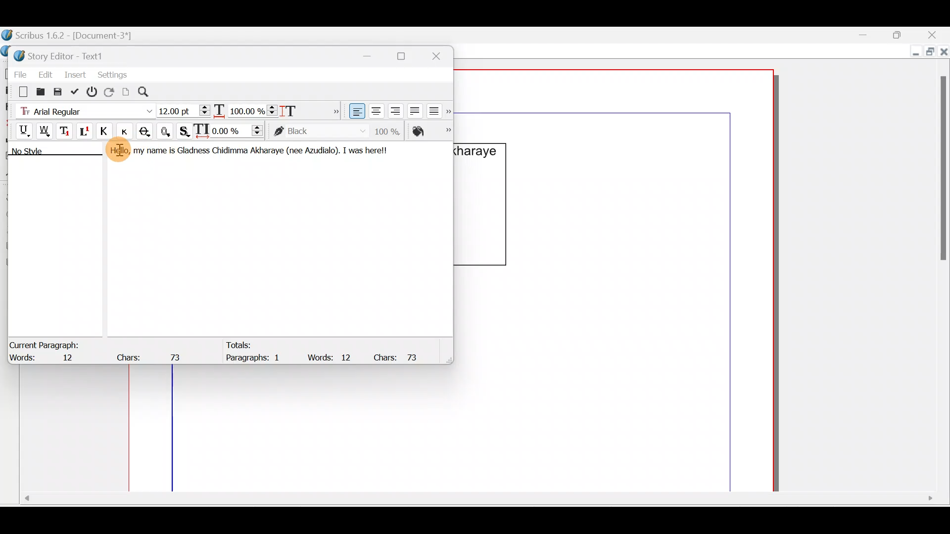 The height and width of the screenshot is (534, 950). I want to click on Hello,, so click(117, 152).